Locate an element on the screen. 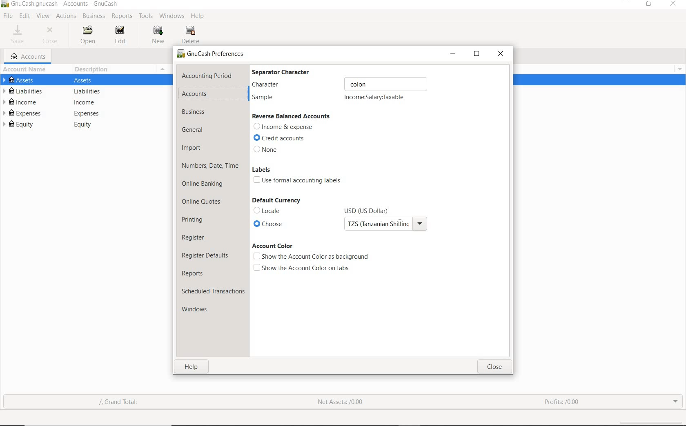 Image resolution: width=686 pixels, height=426 pixels. account color is located at coordinates (272, 246).